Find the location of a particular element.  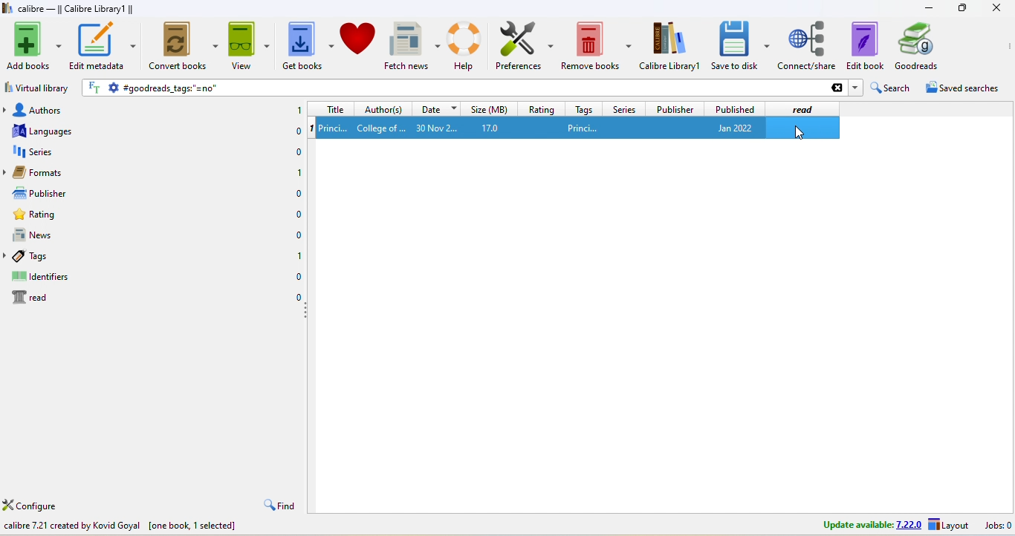

calibre 7.21 created by Kovid Goyal [one book, 1 selected] is located at coordinates (120, 526).